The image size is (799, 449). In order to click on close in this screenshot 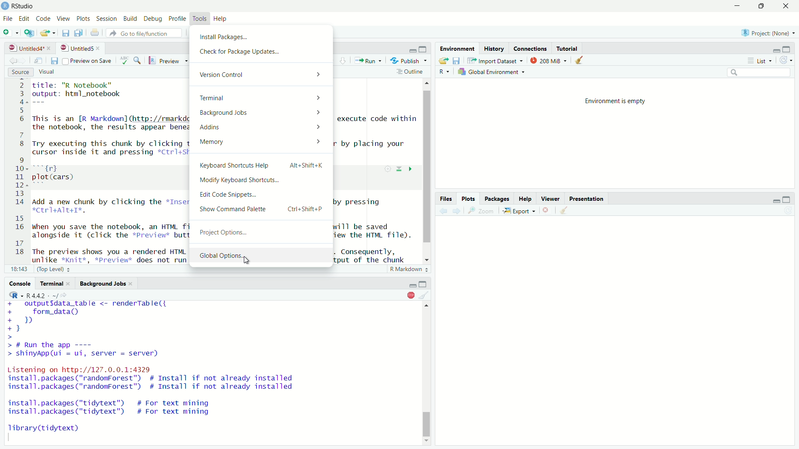, I will do `click(548, 210)`.